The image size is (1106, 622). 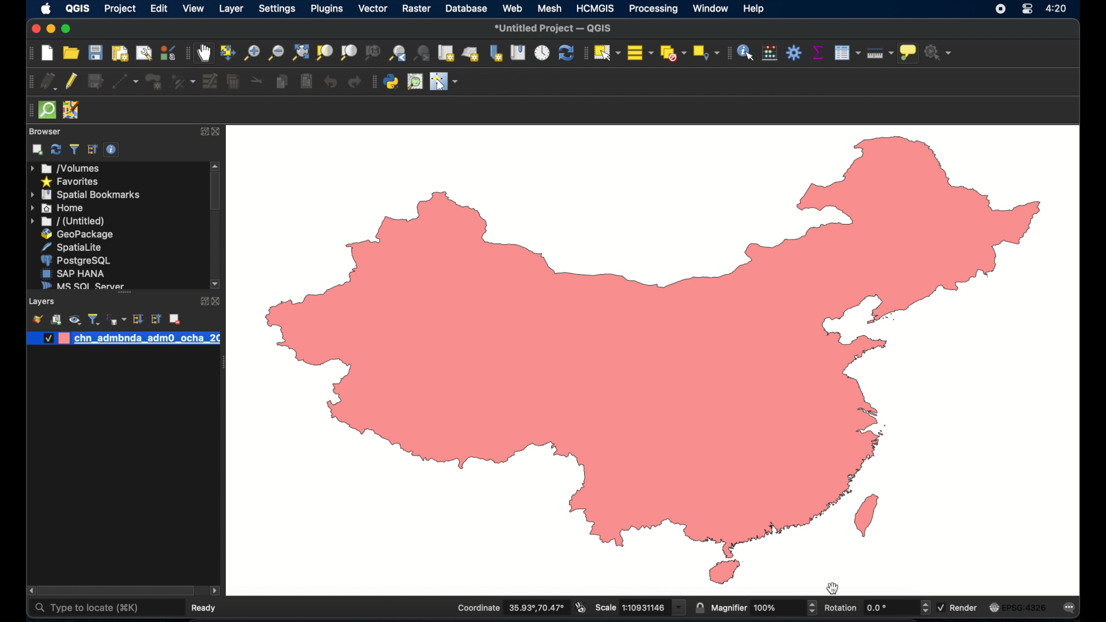 I want to click on quicksom, so click(x=47, y=111).